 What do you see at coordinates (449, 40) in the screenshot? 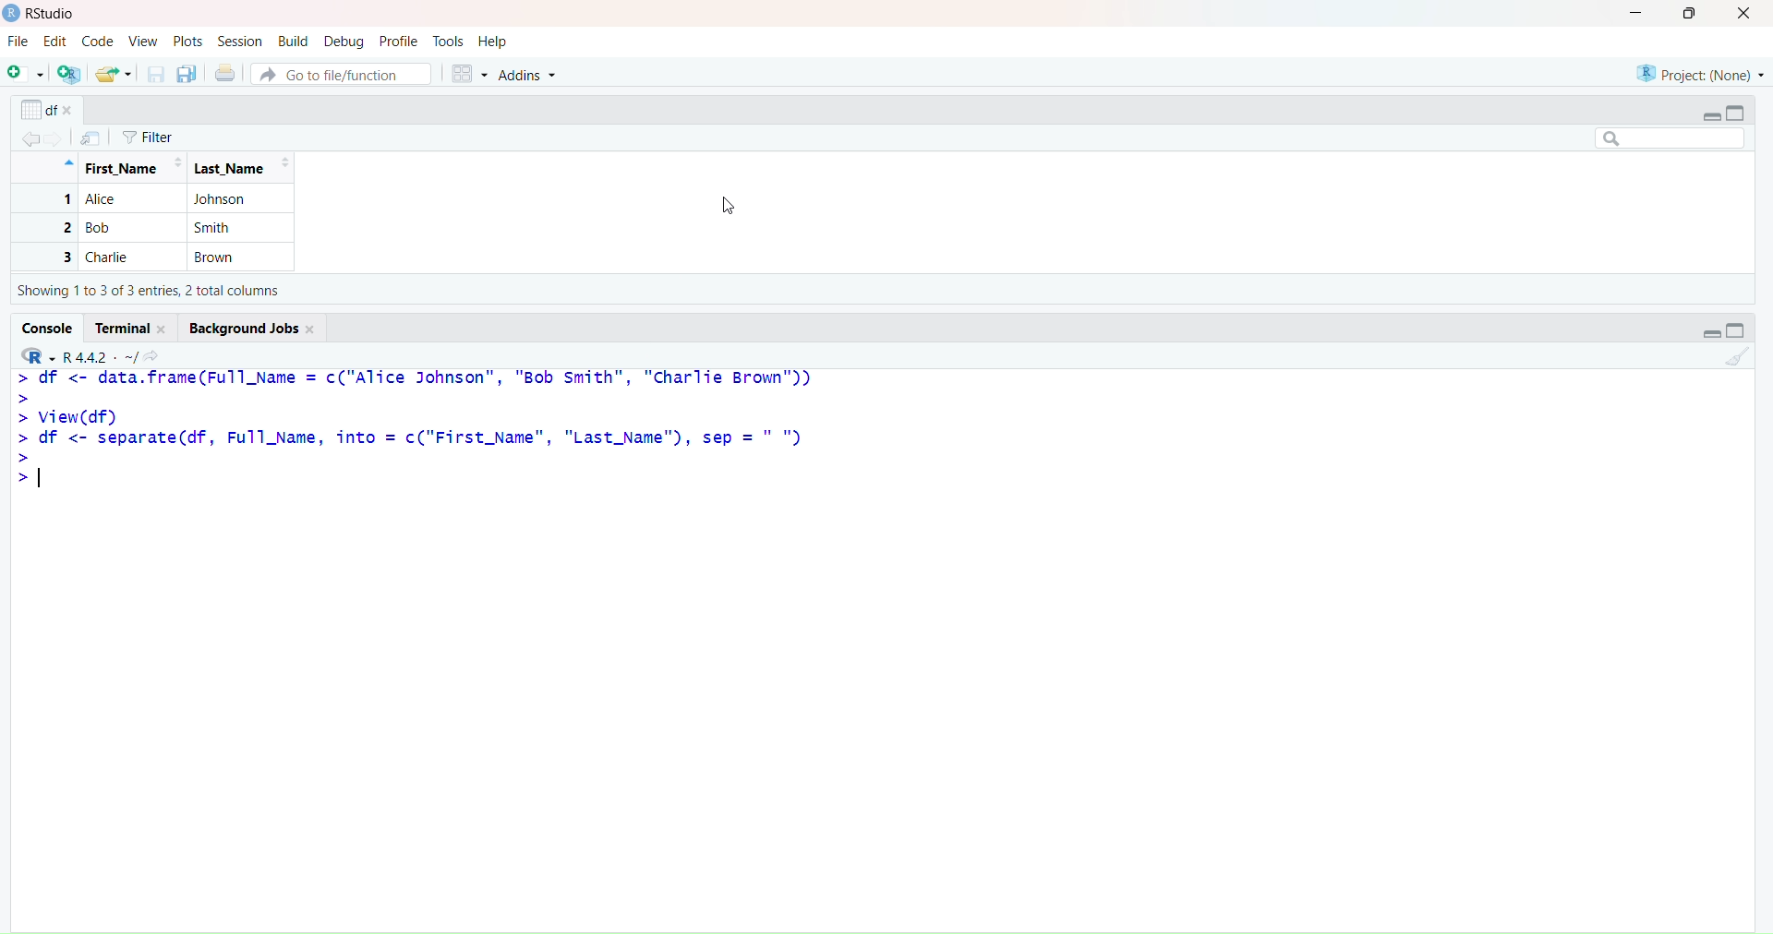
I see `Tools` at bounding box center [449, 40].